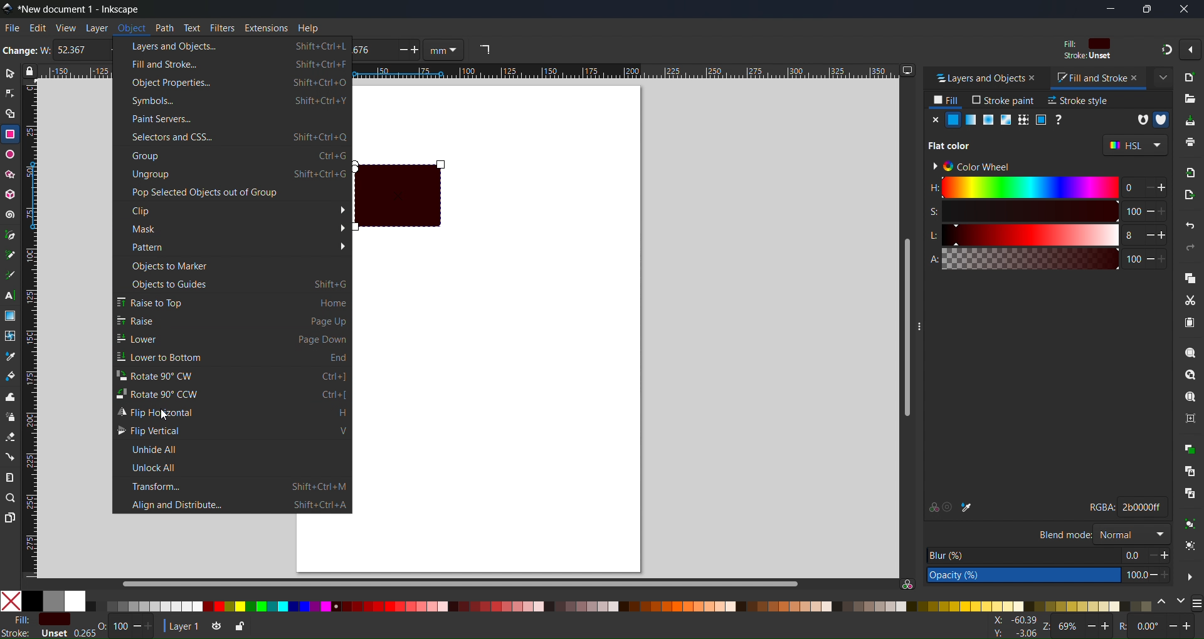  I want to click on Vertical Drag window, so click(925, 321).